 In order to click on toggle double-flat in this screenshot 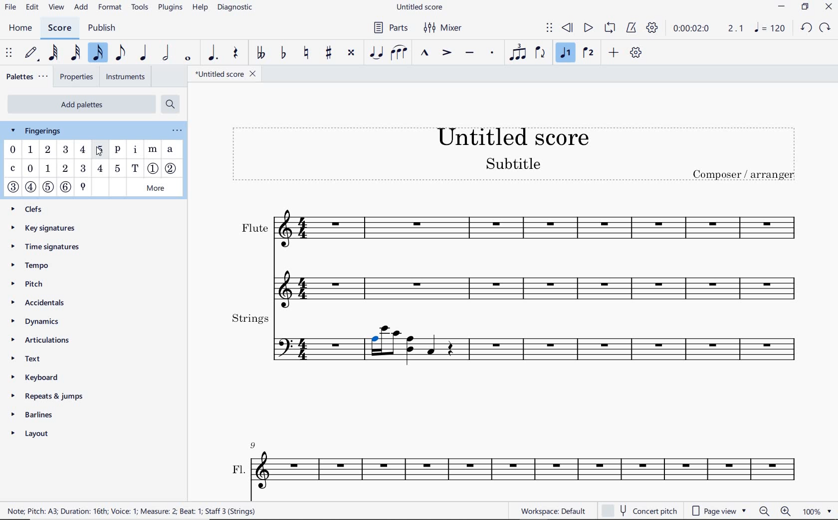, I will do `click(260, 52)`.